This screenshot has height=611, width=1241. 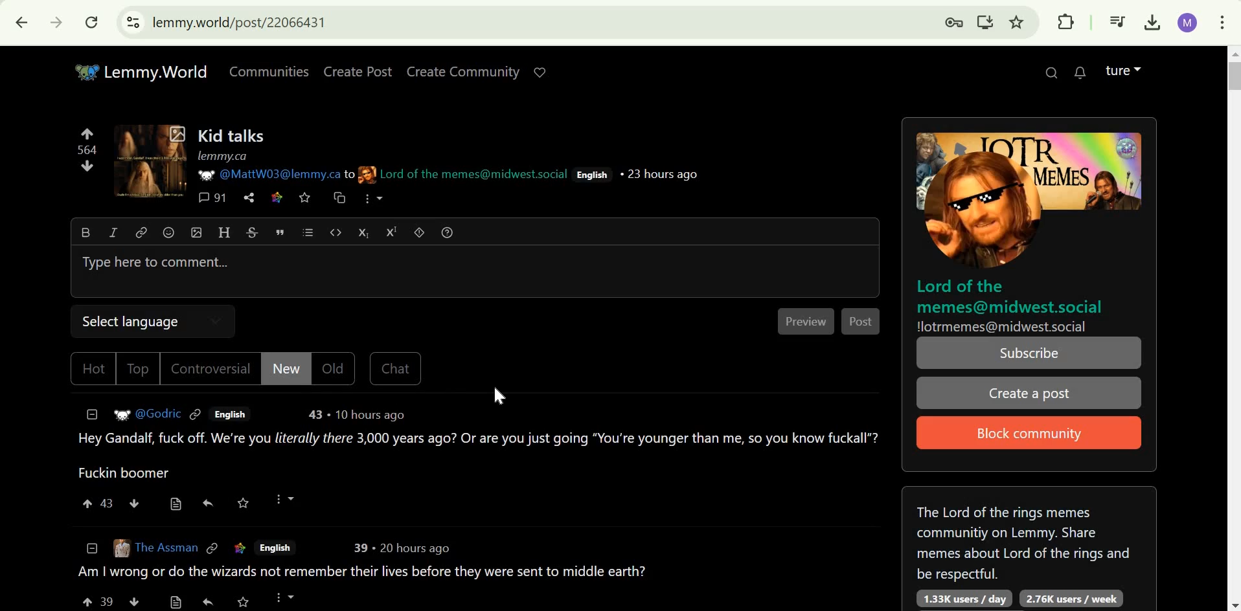 What do you see at coordinates (1222, 23) in the screenshot?
I see `customize and control google chrome` at bounding box center [1222, 23].